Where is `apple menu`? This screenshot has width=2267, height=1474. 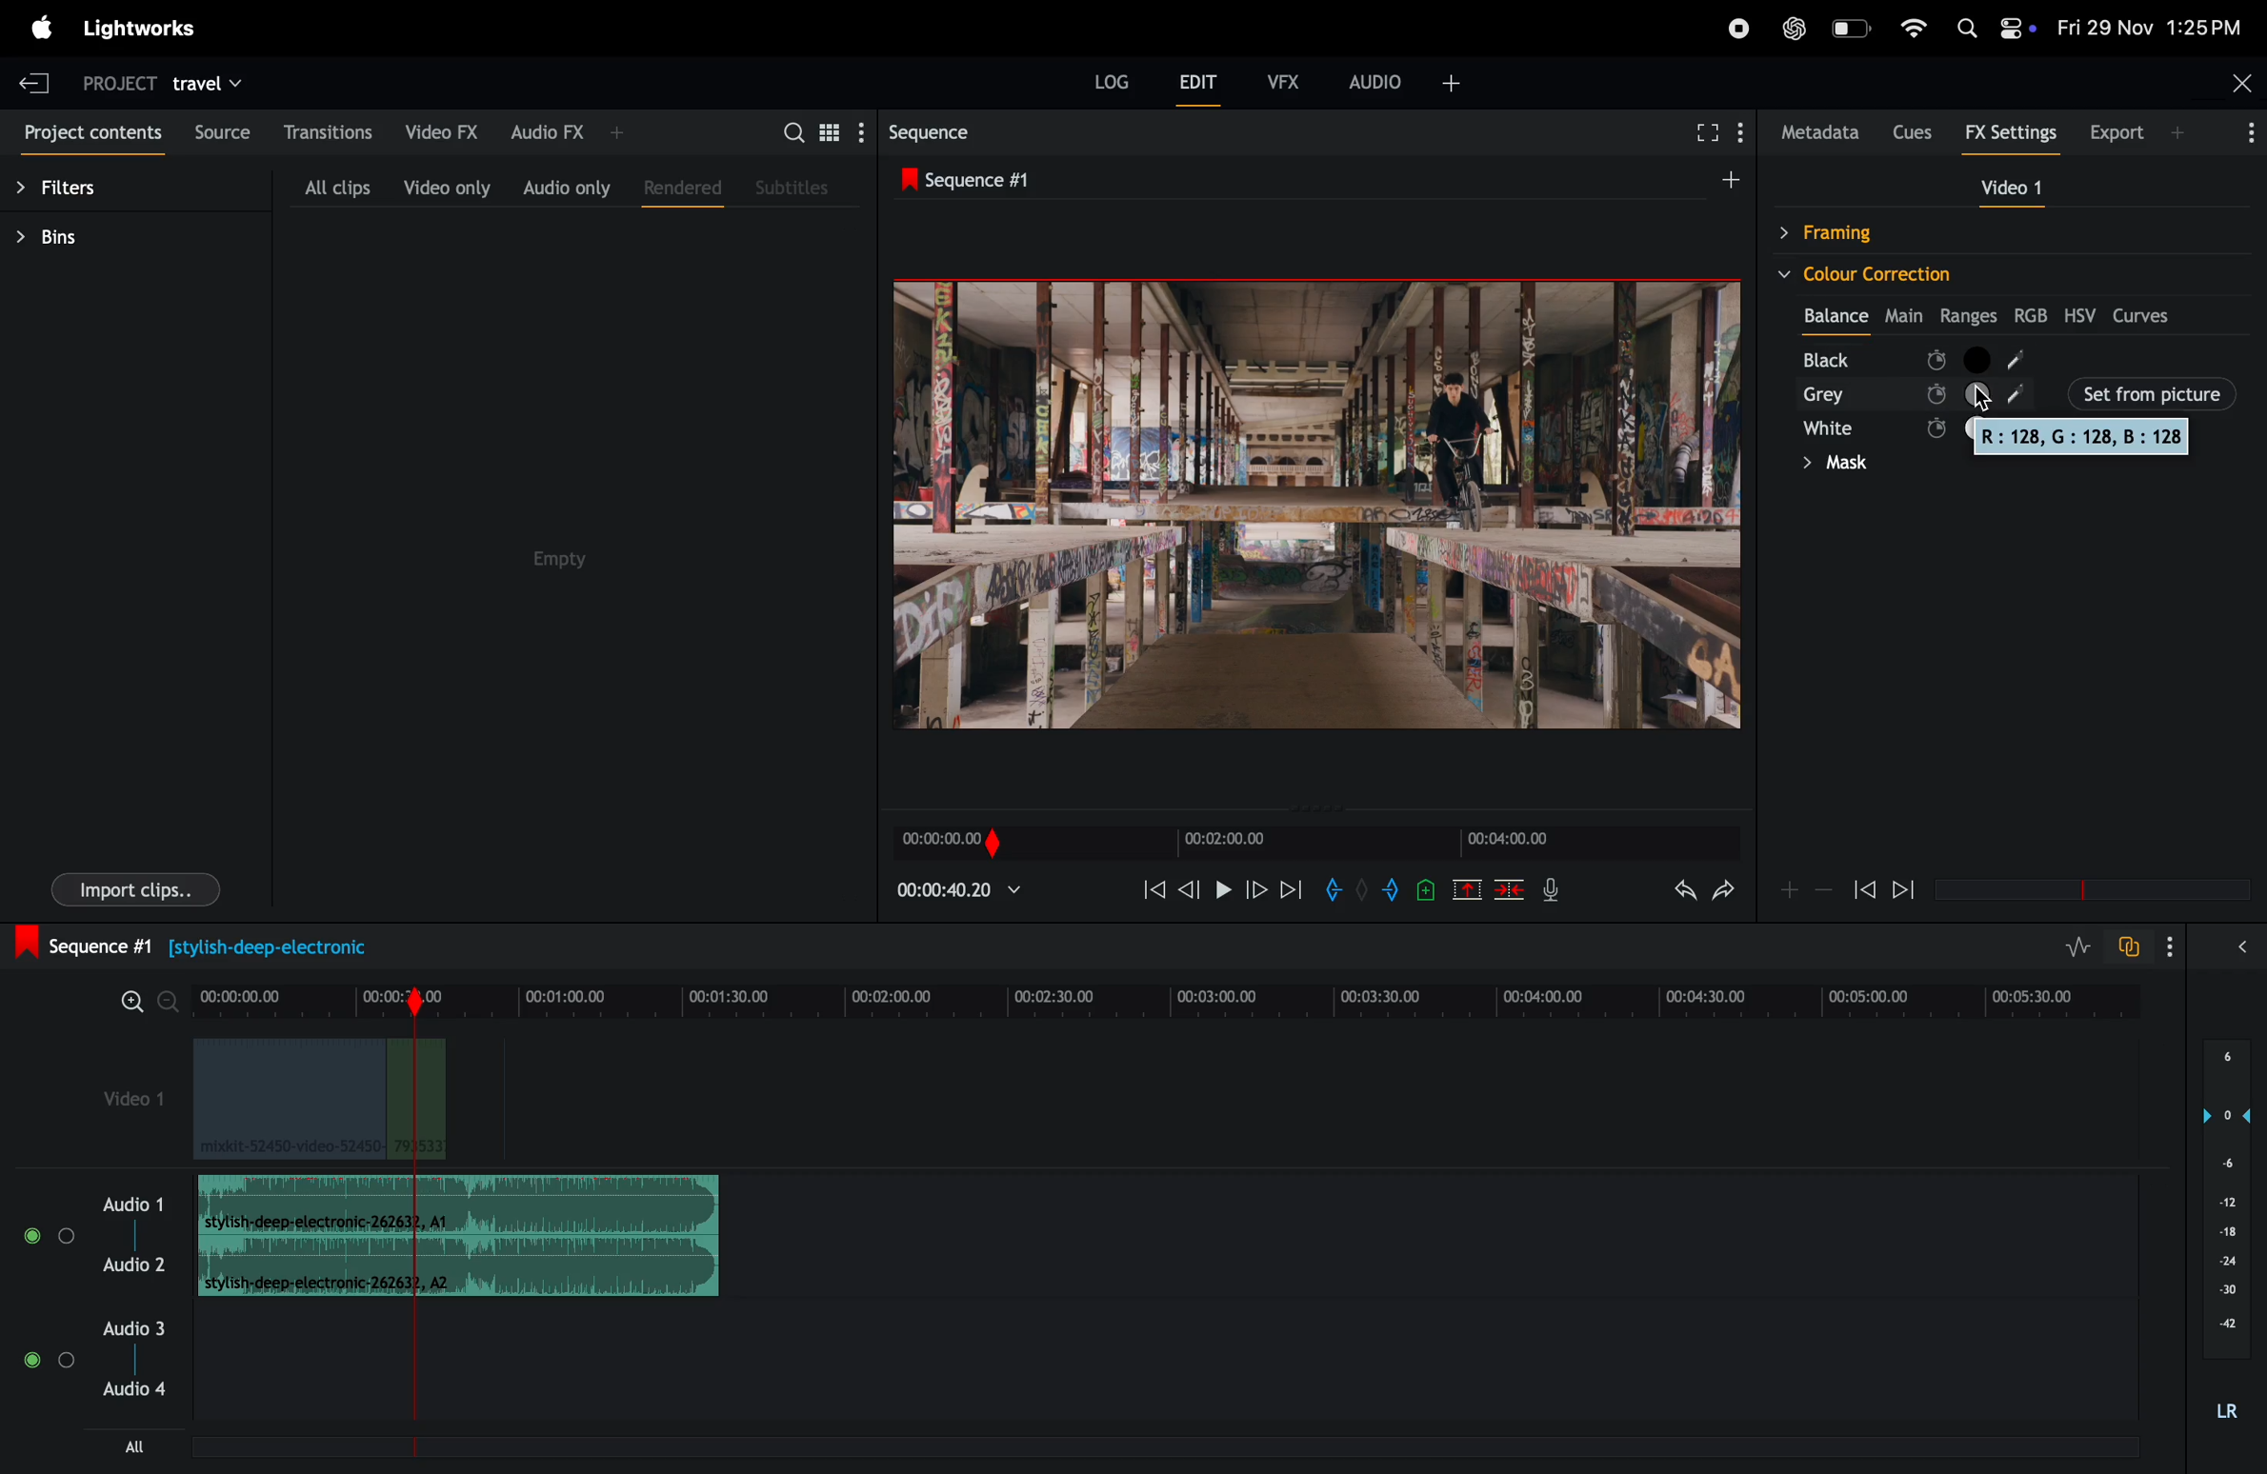
apple menu is located at coordinates (40, 30).